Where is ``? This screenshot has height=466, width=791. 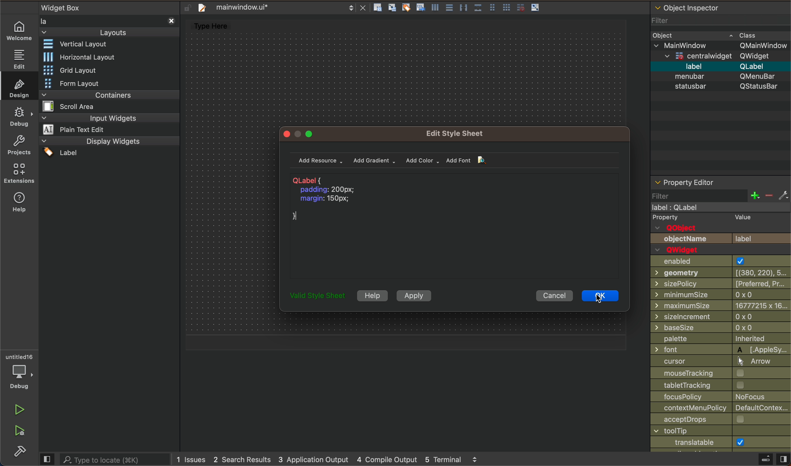  is located at coordinates (720, 349).